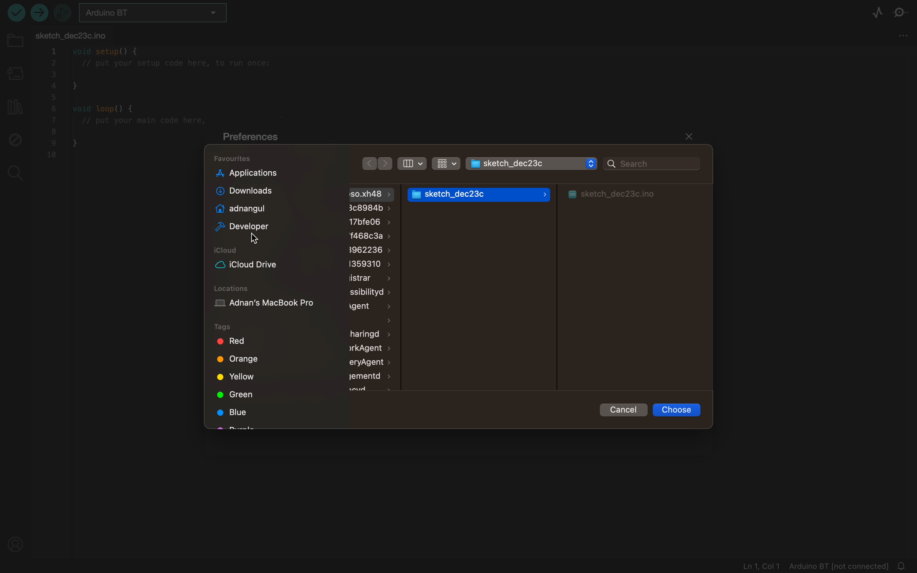 This screenshot has width=917, height=573. Describe the element at coordinates (42, 12) in the screenshot. I see `upload` at that location.